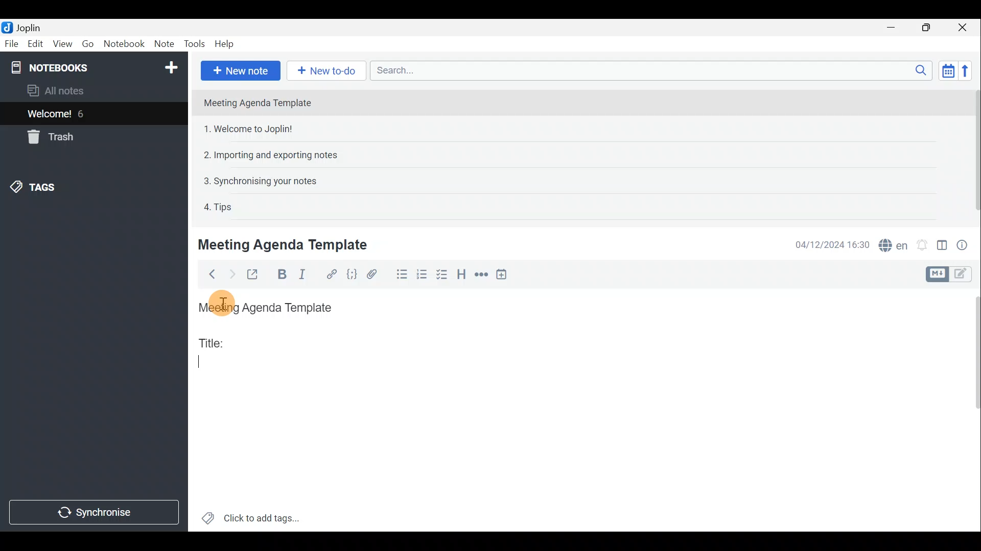  Describe the element at coordinates (223, 302) in the screenshot. I see `` at that location.